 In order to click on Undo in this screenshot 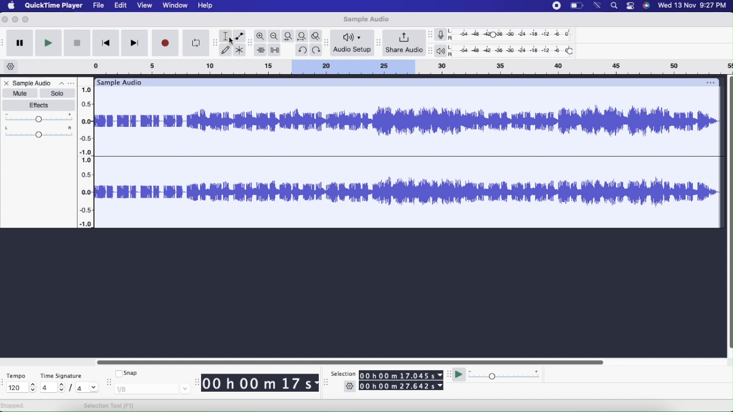, I will do `click(302, 49)`.